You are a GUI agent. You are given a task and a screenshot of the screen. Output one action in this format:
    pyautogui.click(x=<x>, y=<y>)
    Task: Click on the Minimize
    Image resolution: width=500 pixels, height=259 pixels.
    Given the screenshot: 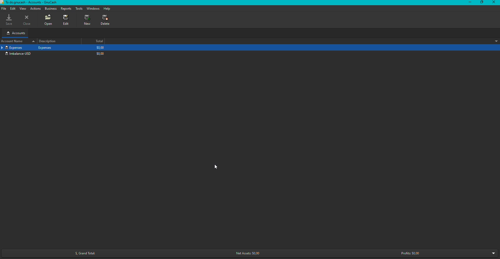 What is the action you would take?
    pyautogui.click(x=468, y=3)
    